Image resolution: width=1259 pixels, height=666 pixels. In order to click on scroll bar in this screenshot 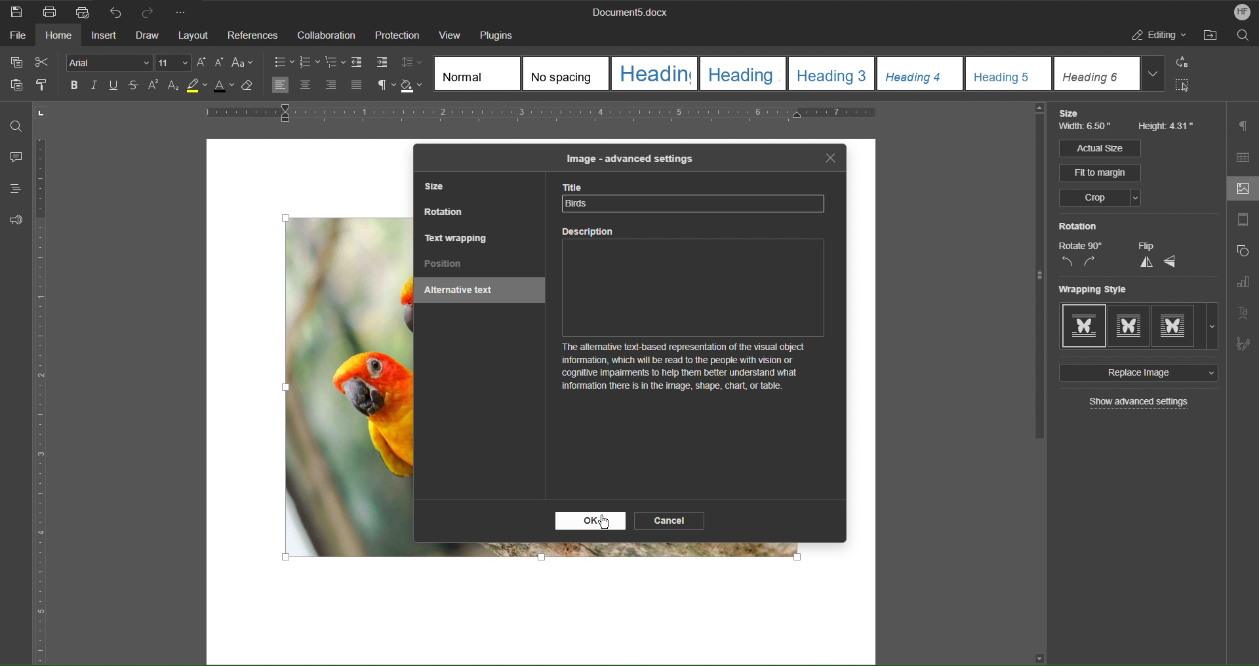, I will do `click(1036, 275)`.